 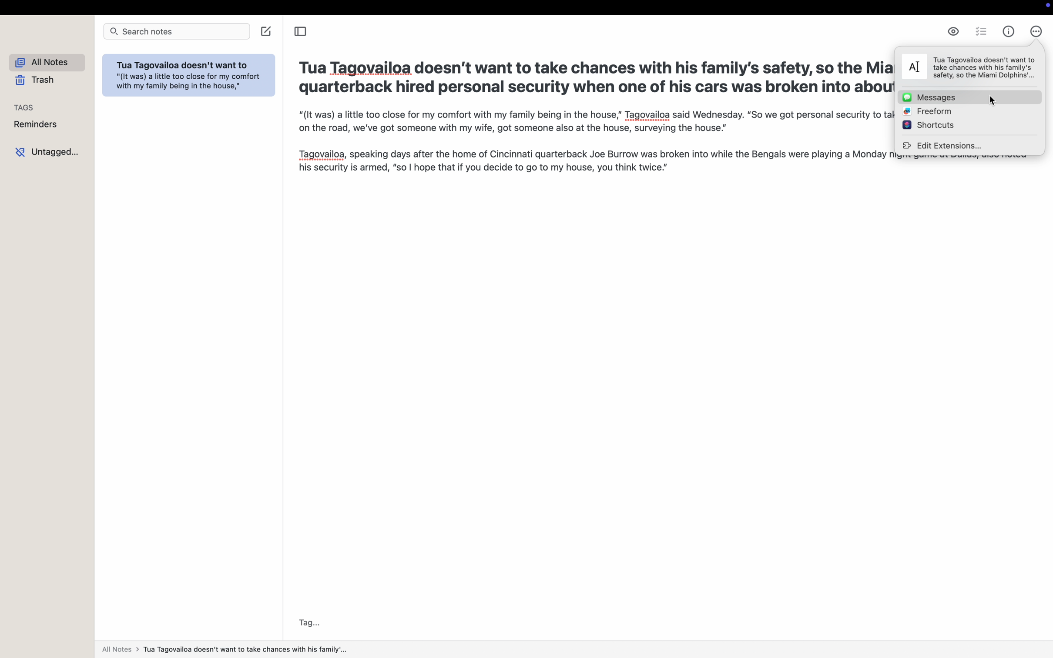 I want to click on freeform, so click(x=926, y=111).